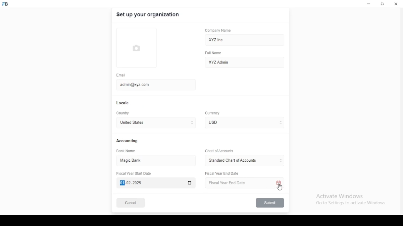  What do you see at coordinates (126, 151) in the screenshot?
I see `bank name` at bounding box center [126, 151].